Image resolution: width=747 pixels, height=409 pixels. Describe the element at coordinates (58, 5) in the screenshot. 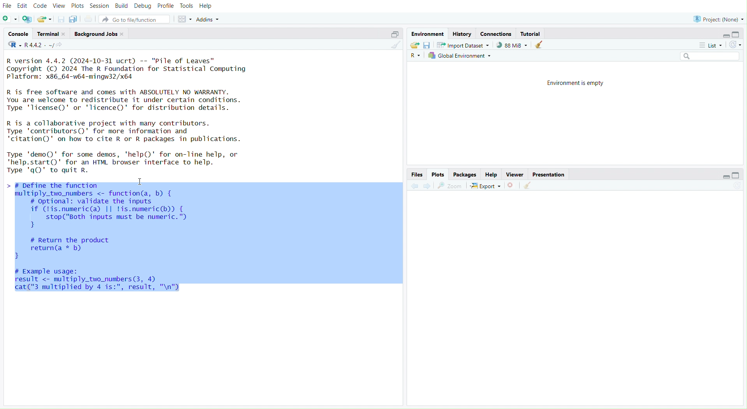

I see `View` at that location.